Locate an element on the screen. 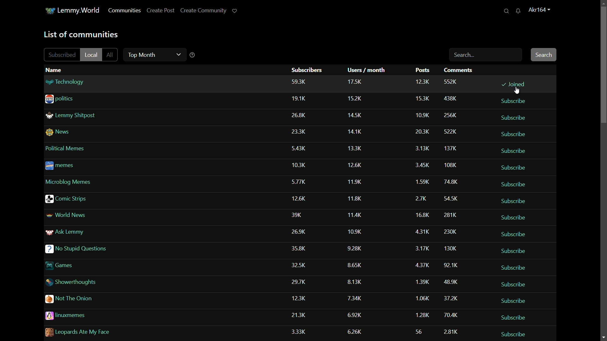 The width and height of the screenshot is (607, 341). user per month is located at coordinates (358, 331).